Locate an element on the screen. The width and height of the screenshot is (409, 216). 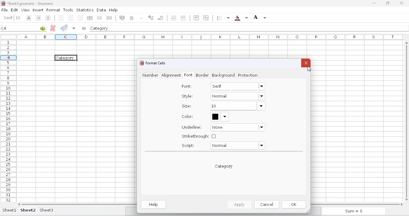
Font is located at coordinates (188, 76).